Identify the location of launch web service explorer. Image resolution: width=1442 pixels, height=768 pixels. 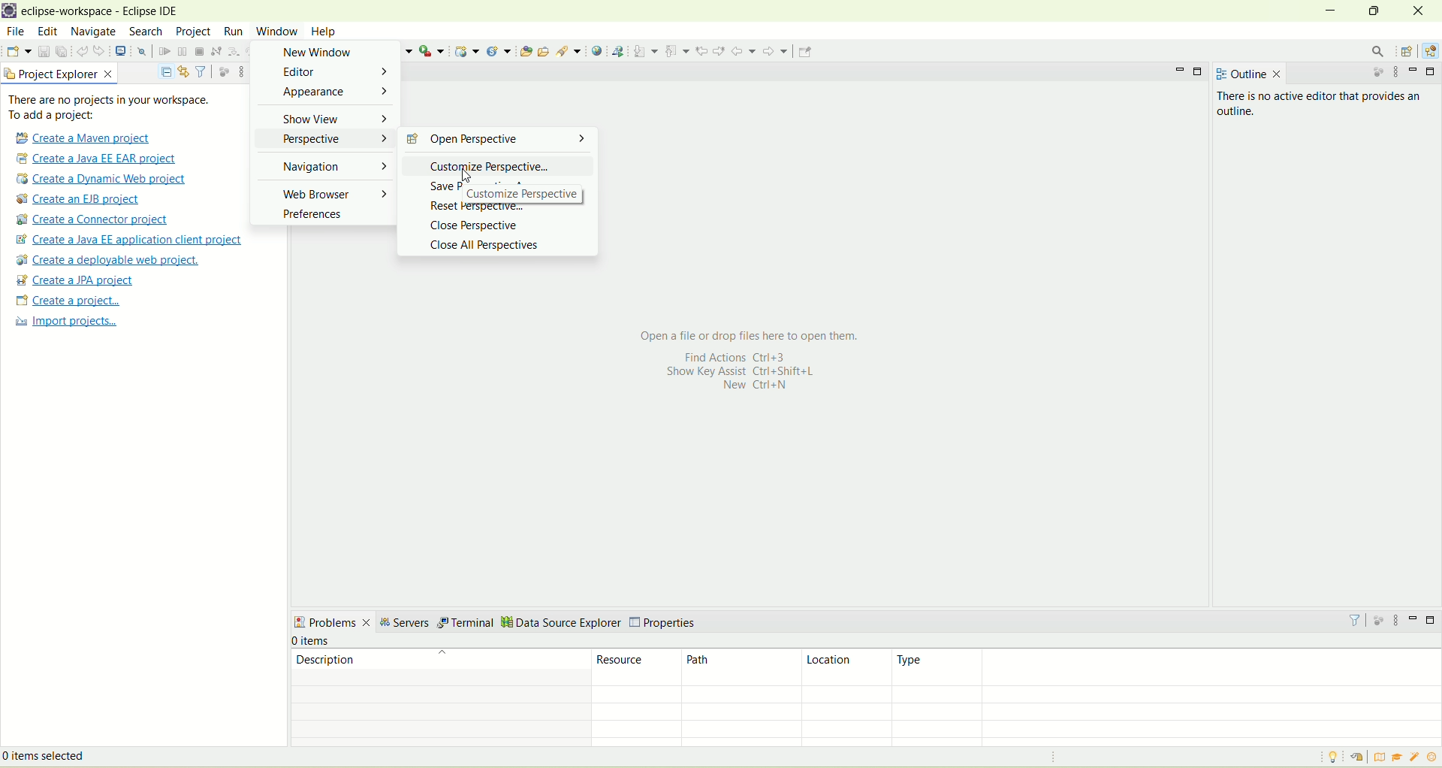
(617, 51).